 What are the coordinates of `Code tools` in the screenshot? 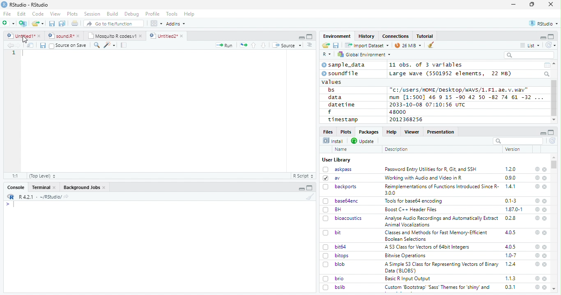 It's located at (109, 45).